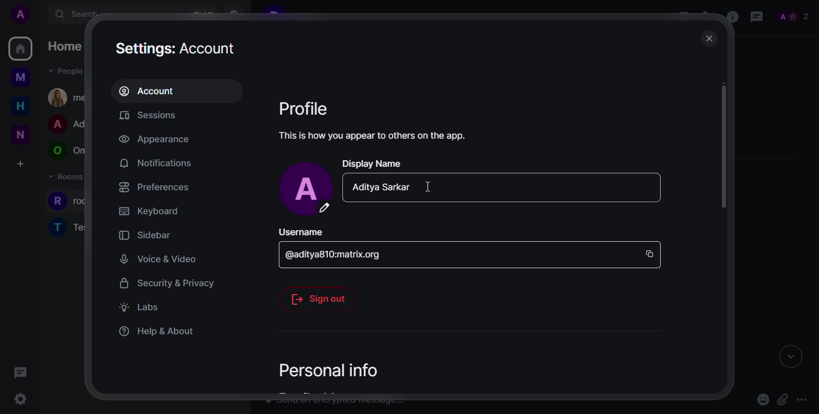  What do you see at coordinates (301, 233) in the screenshot?
I see `username` at bounding box center [301, 233].